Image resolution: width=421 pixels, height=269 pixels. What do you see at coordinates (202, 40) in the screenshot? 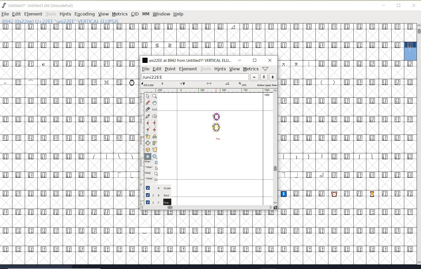
I see `GLYPHY CHARACTERS & NUMBERS` at bounding box center [202, 40].